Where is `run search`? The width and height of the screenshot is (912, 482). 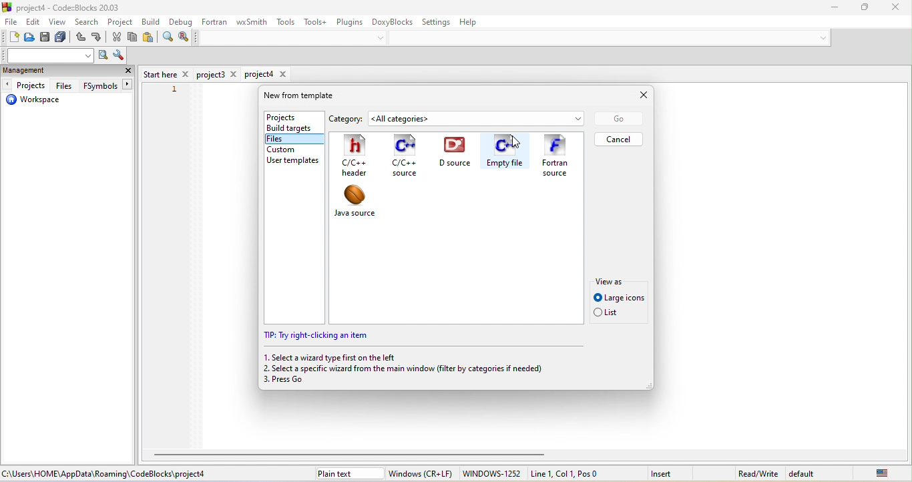
run search is located at coordinates (103, 56).